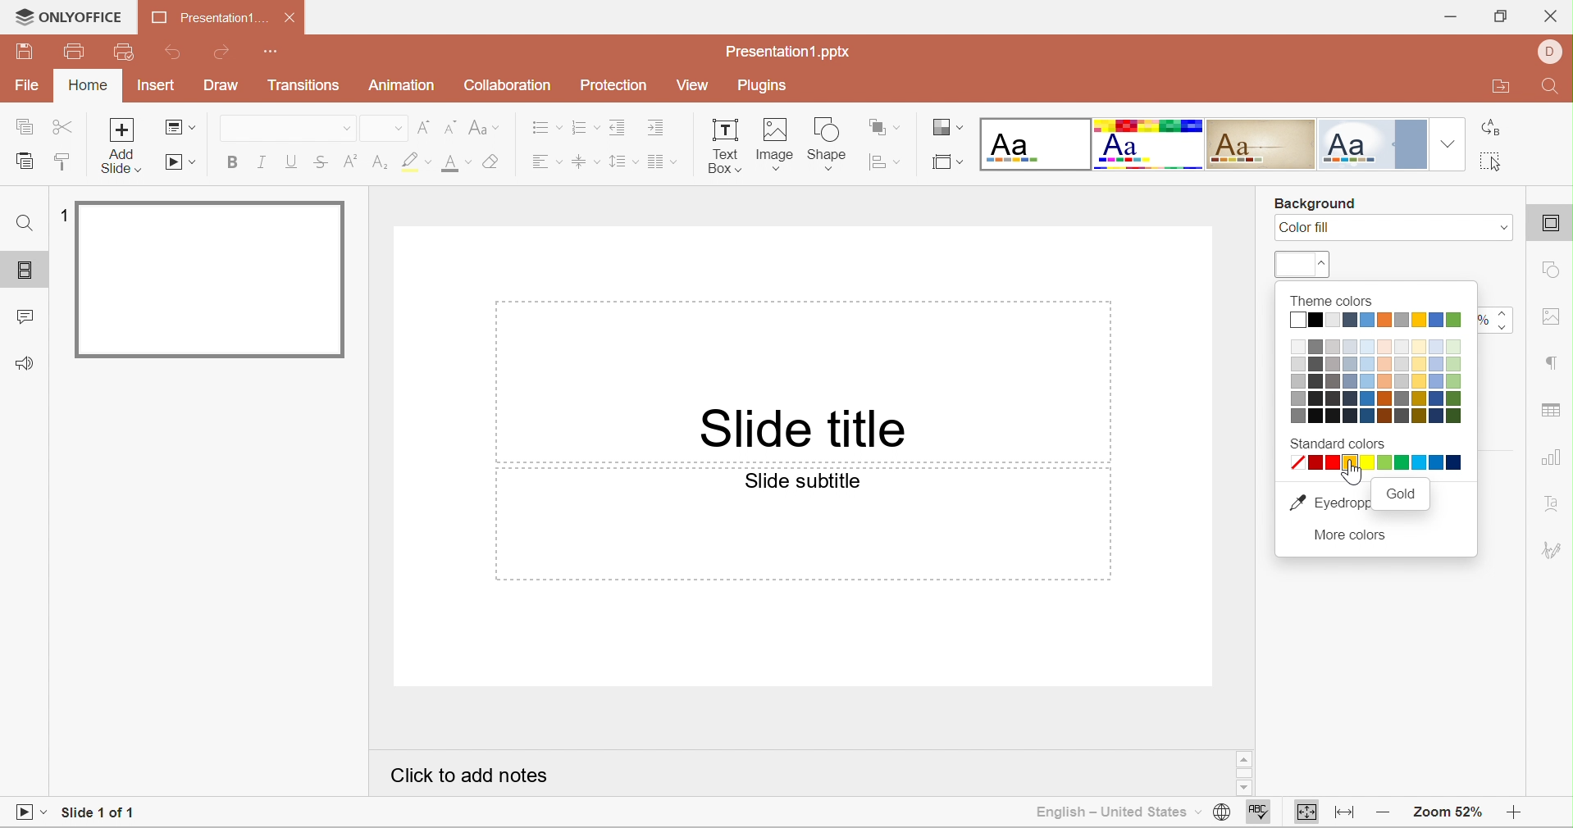 Image resolution: width=1573 pixels, height=828 pixels. What do you see at coordinates (65, 19) in the screenshot?
I see `ONLYOFFICE` at bounding box center [65, 19].